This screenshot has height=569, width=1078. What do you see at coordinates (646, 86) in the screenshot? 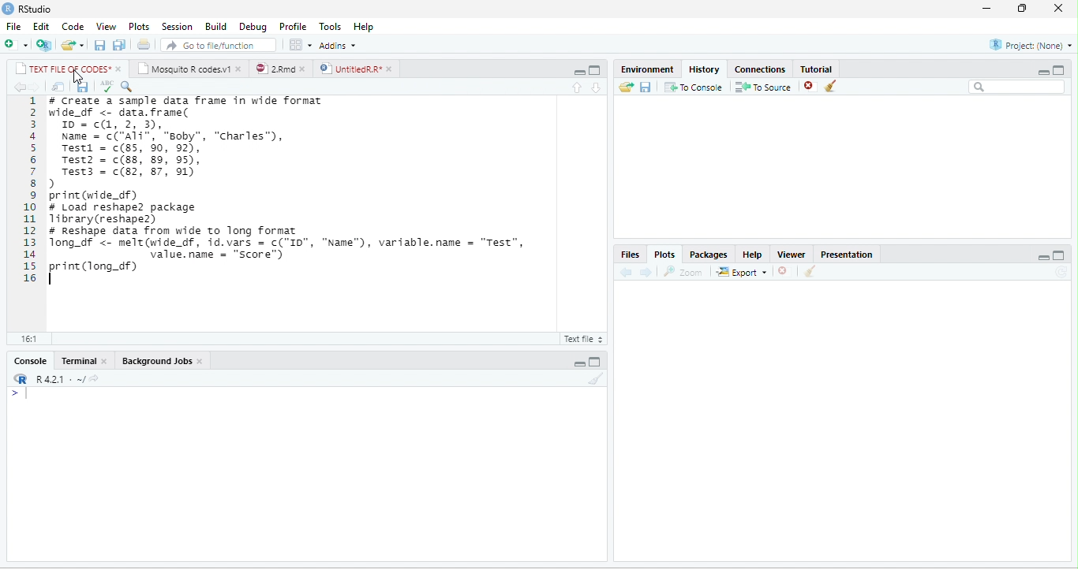
I see `save` at bounding box center [646, 86].